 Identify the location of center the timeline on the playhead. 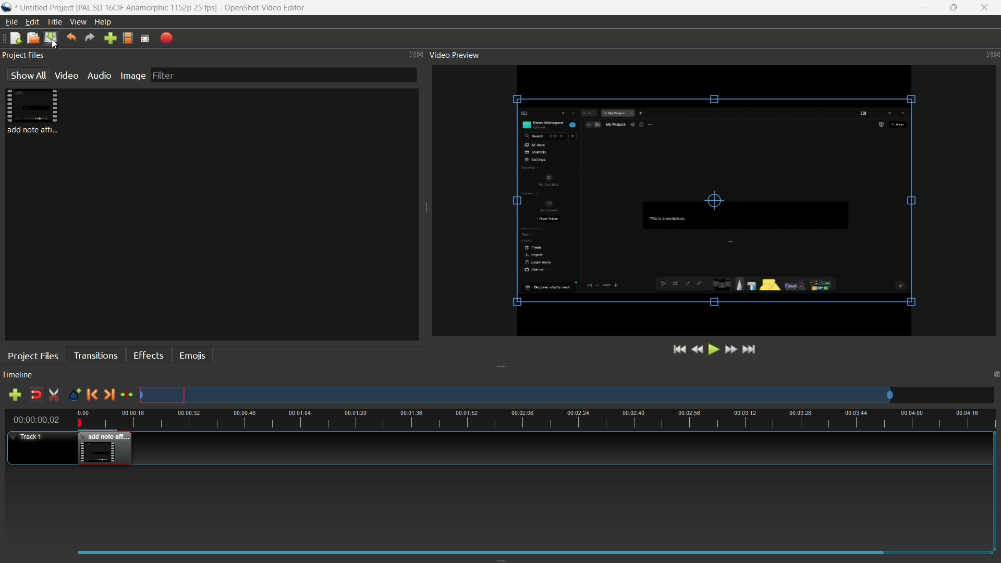
(127, 395).